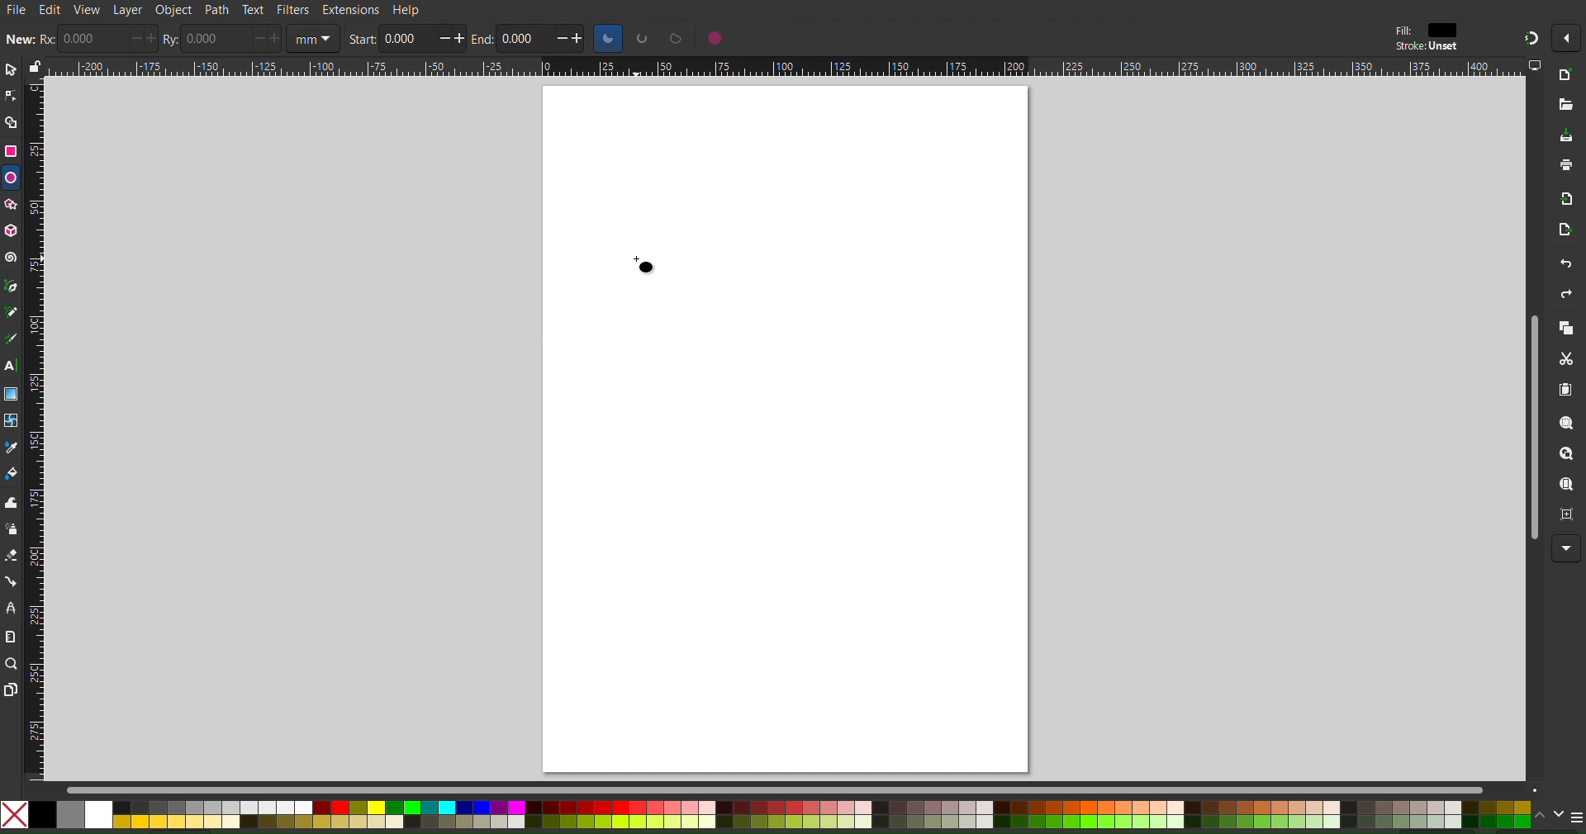 This screenshot has width=1586, height=834. Describe the element at coordinates (36, 429) in the screenshot. I see `Vertical Ruler` at that location.